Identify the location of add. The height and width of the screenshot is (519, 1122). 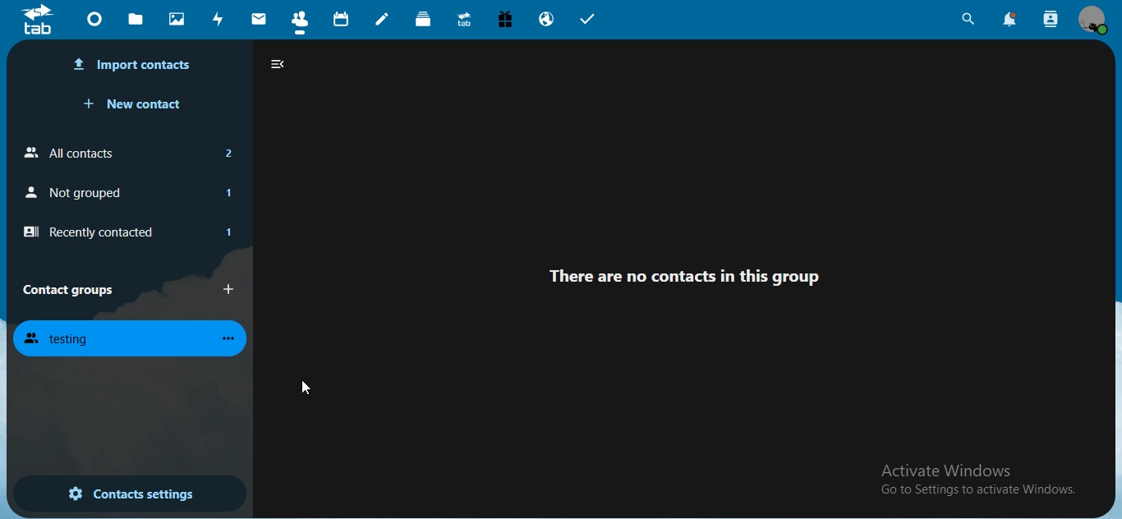
(232, 290).